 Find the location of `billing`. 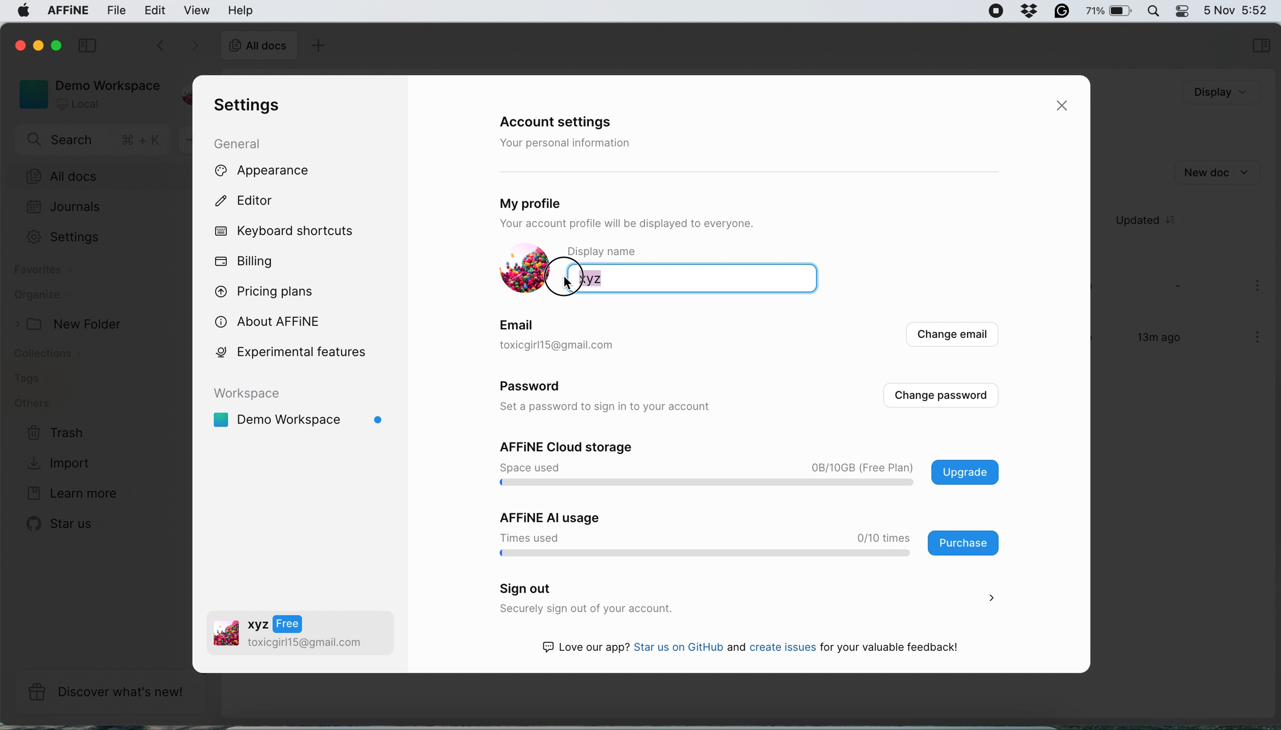

billing is located at coordinates (245, 262).